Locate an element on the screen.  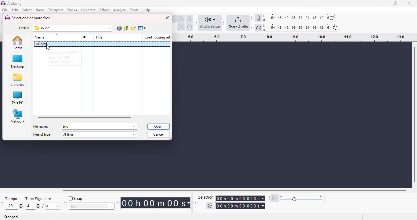
total time is located at coordinates (241, 206).